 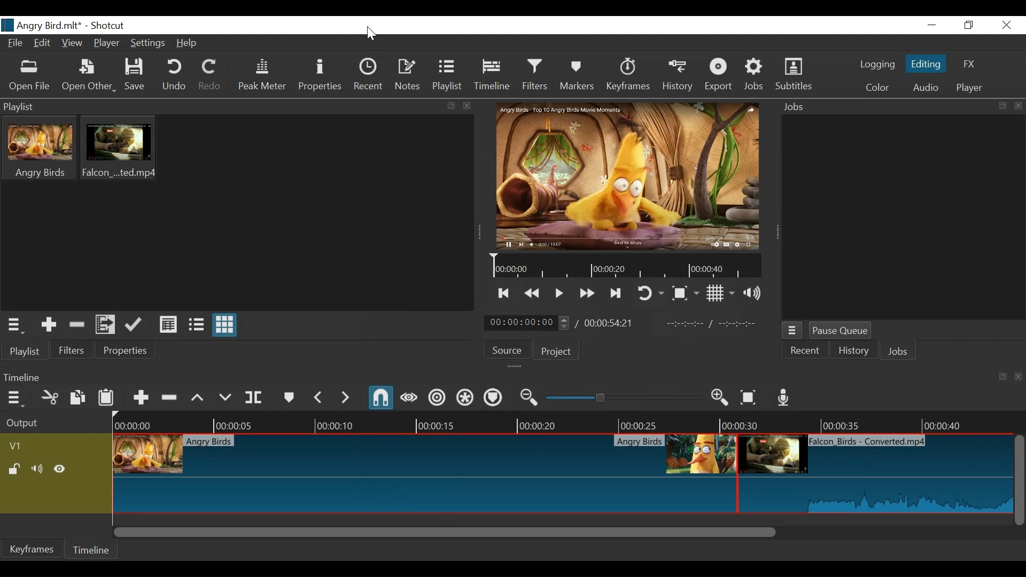 I want to click on cursor, so click(x=370, y=34).